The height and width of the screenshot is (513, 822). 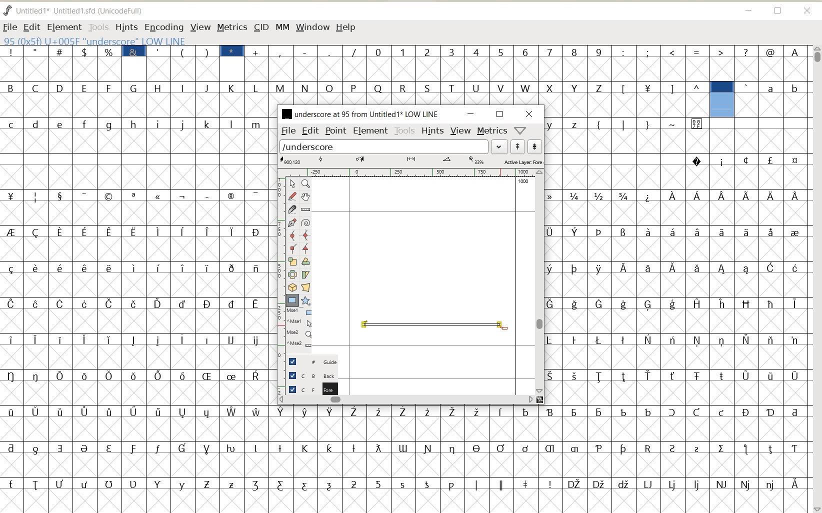 I want to click on ACTIVE LAYR, so click(x=411, y=161).